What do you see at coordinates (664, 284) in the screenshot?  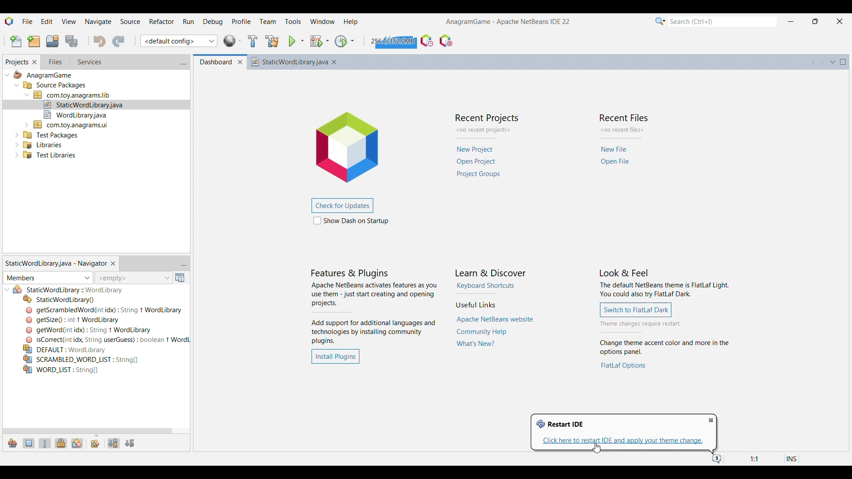 I see `Title and description of look and feel` at bounding box center [664, 284].